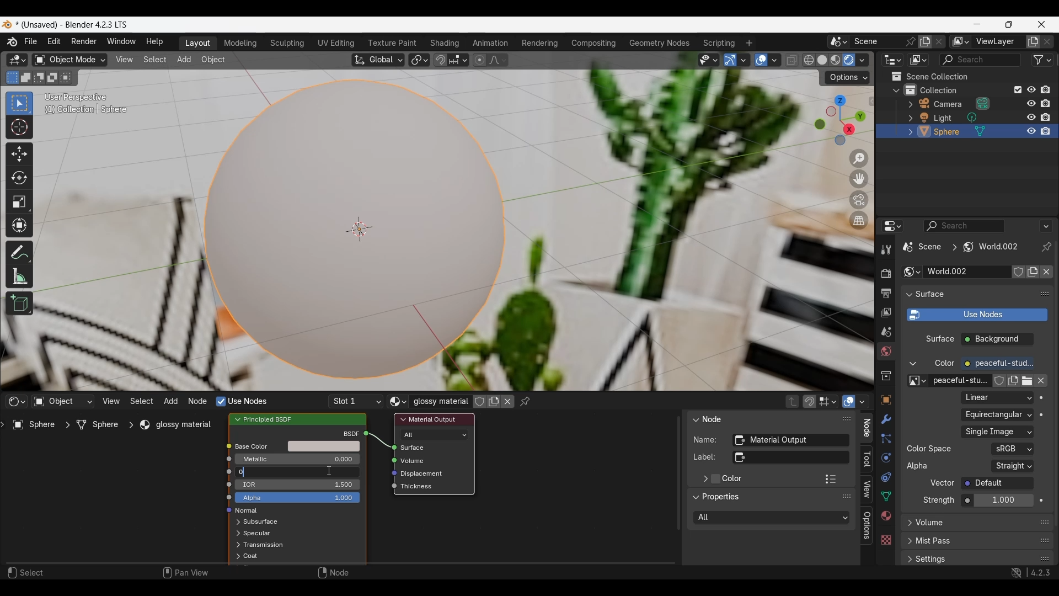 The image size is (1059, 596). Describe the element at coordinates (948, 133) in the screenshot. I see `sphere` at that location.